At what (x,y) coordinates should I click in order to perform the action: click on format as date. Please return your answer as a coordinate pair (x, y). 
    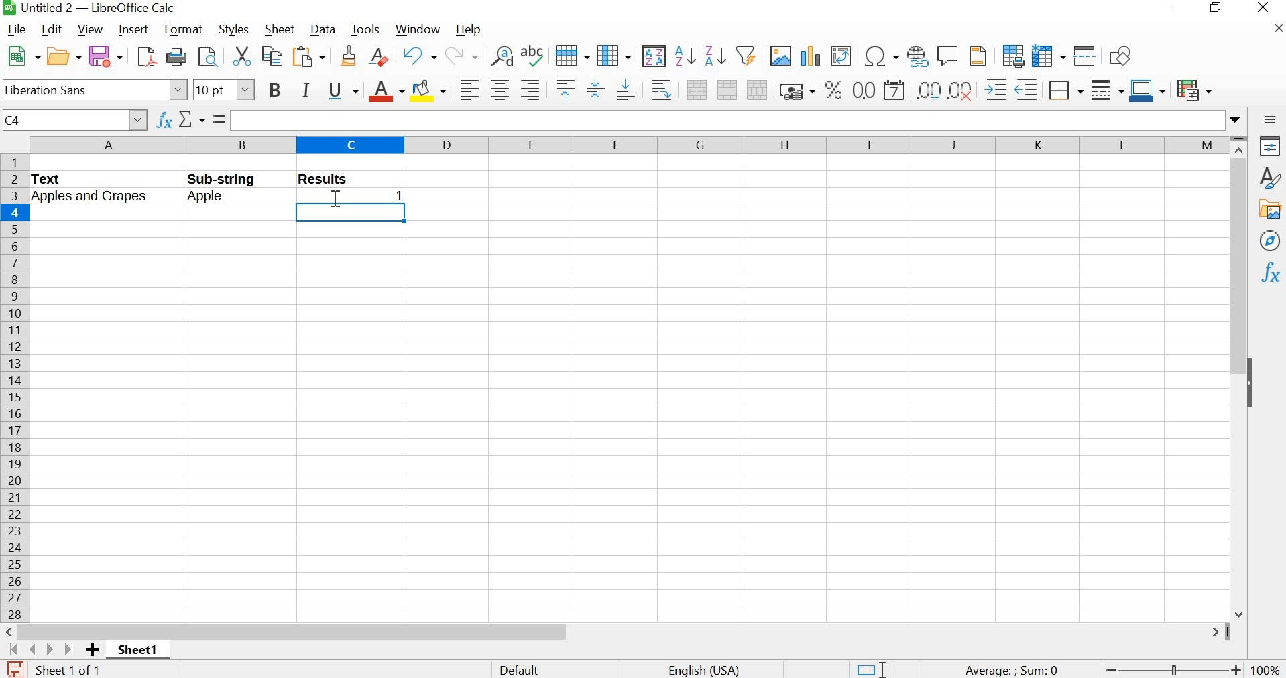
    Looking at the image, I should click on (895, 90).